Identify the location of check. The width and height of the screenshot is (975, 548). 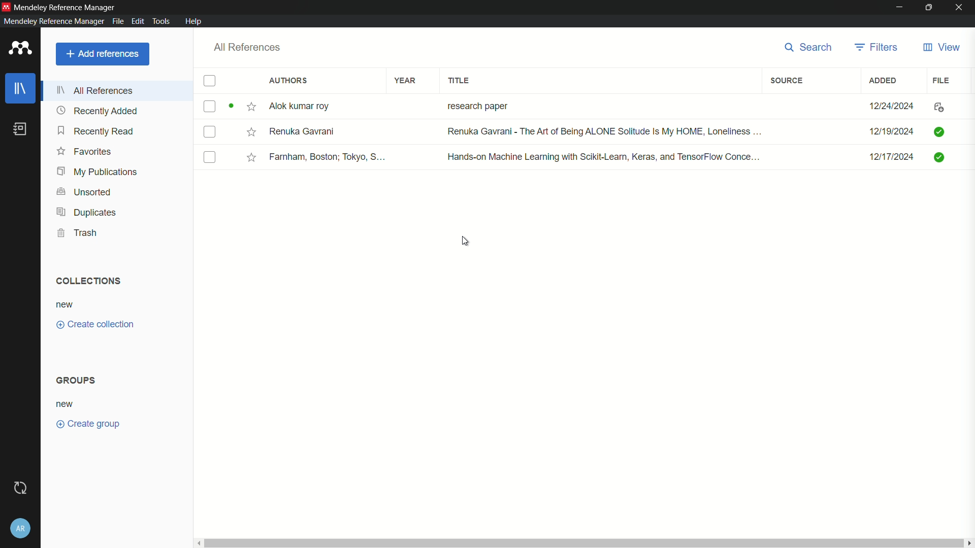
(208, 132).